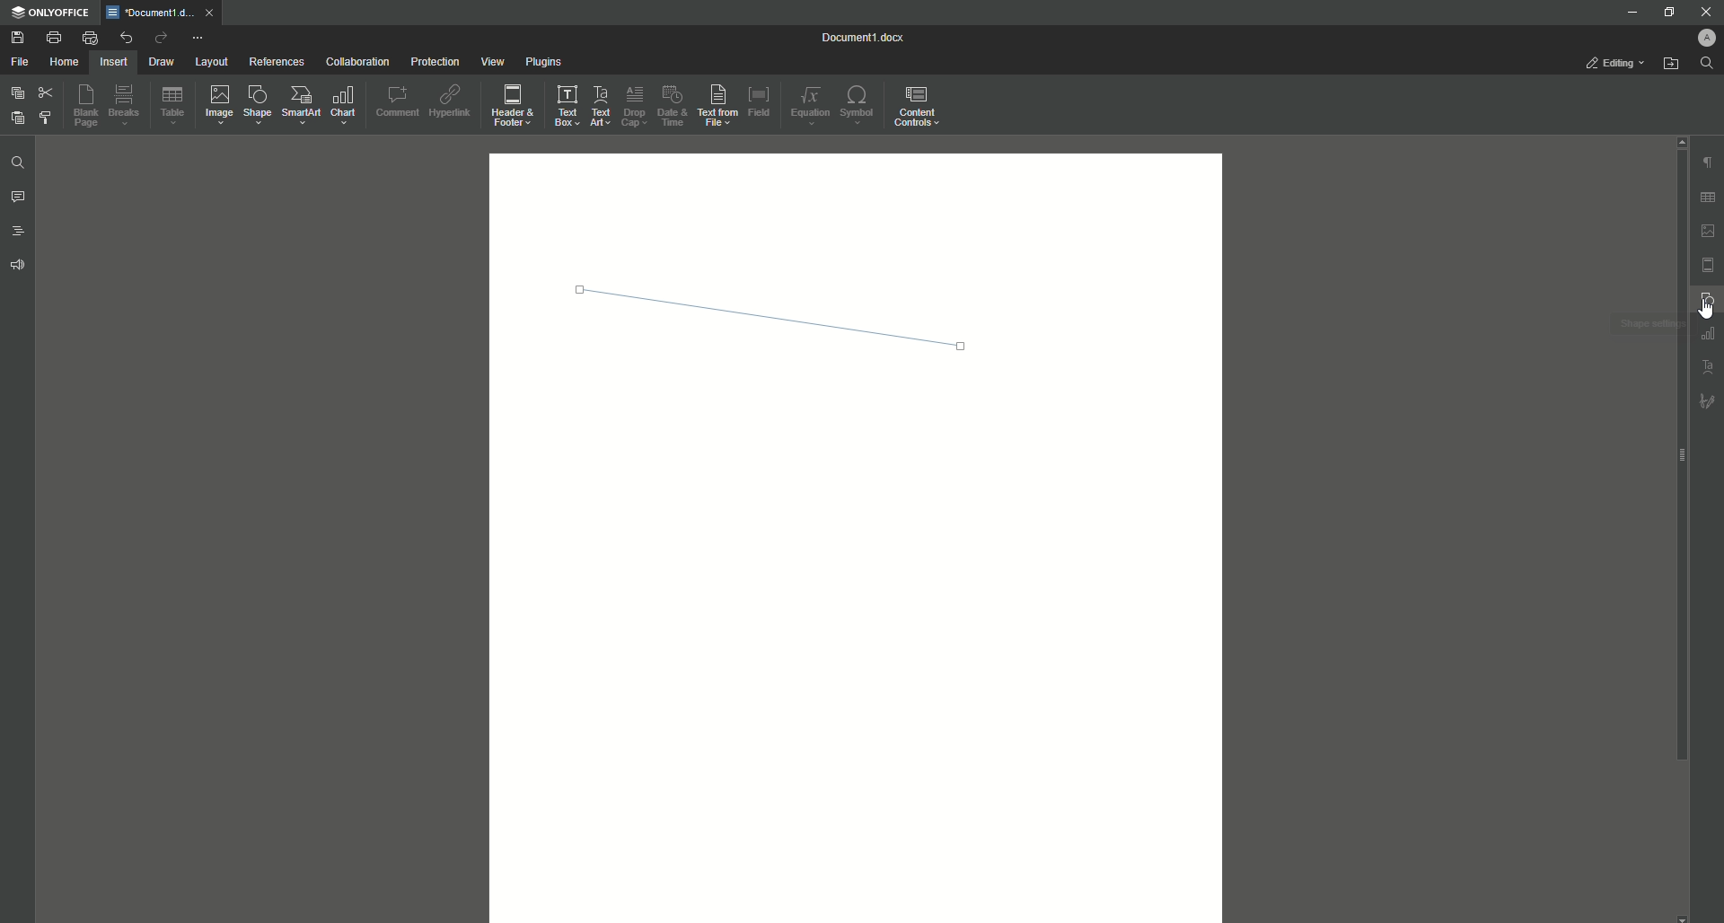 The image size is (1724, 923). Describe the element at coordinates (260, 108) in the screenshot. I see `Shape` at that location.